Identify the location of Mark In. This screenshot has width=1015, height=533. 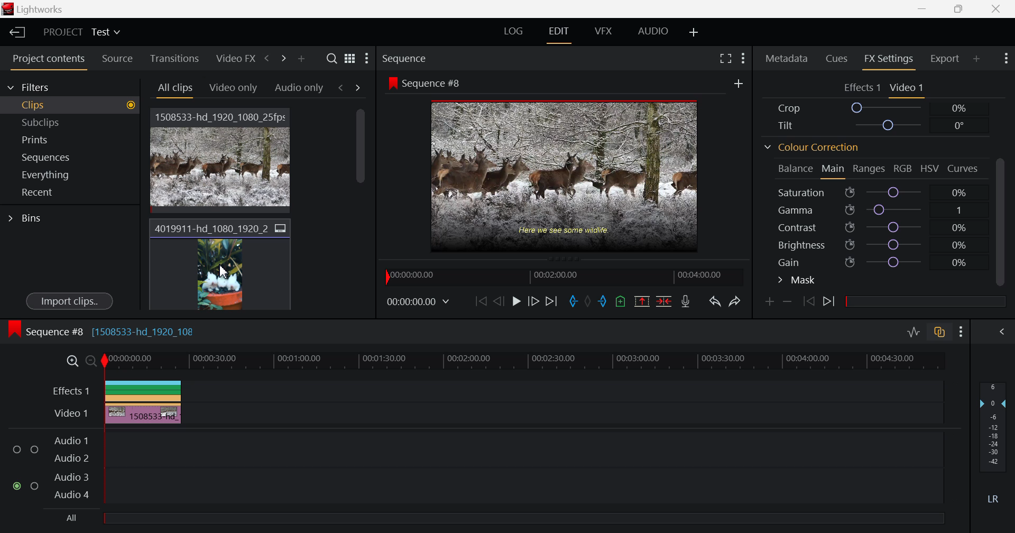
(571, 299).